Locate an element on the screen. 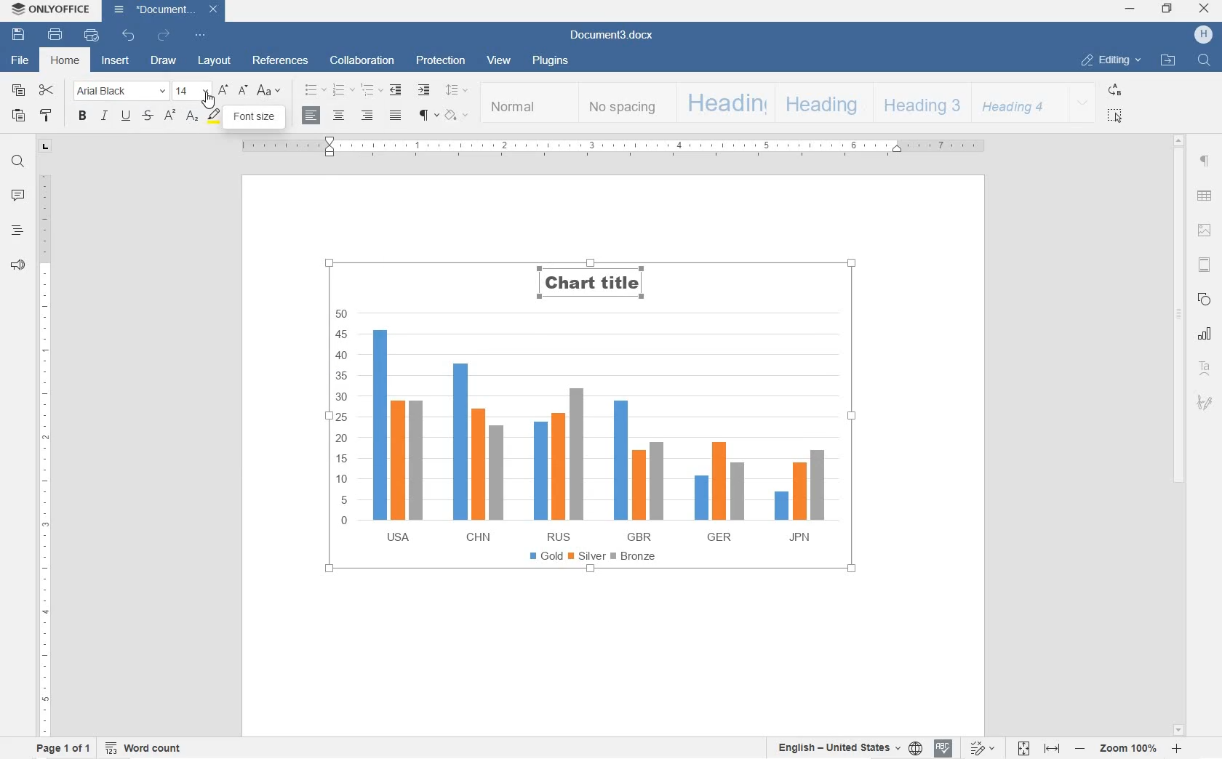  FILE is located at coordinates (21, 61).